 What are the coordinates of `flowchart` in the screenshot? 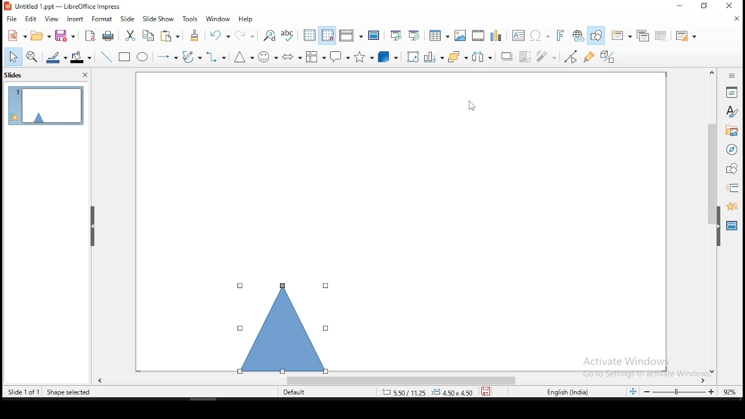 It's located at (316, 56).